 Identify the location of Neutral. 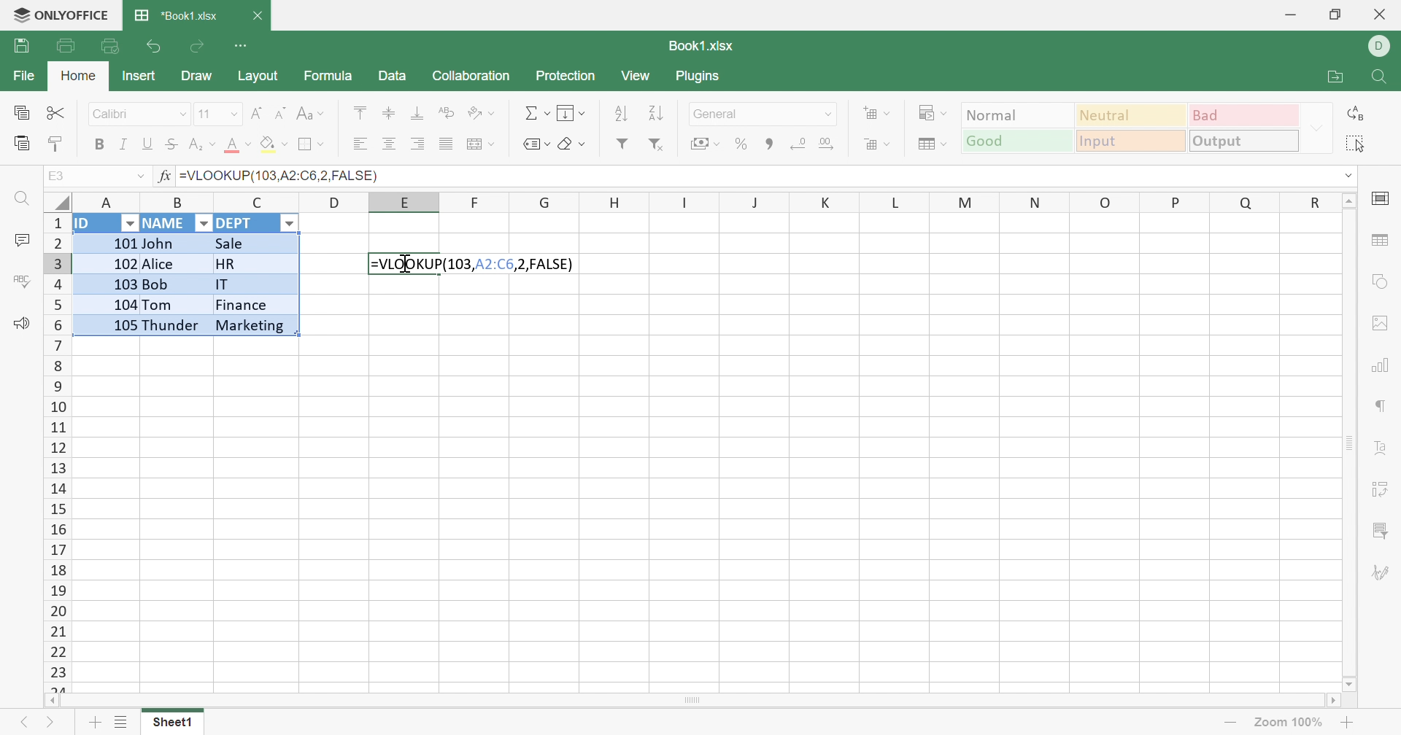
(1132, 114).